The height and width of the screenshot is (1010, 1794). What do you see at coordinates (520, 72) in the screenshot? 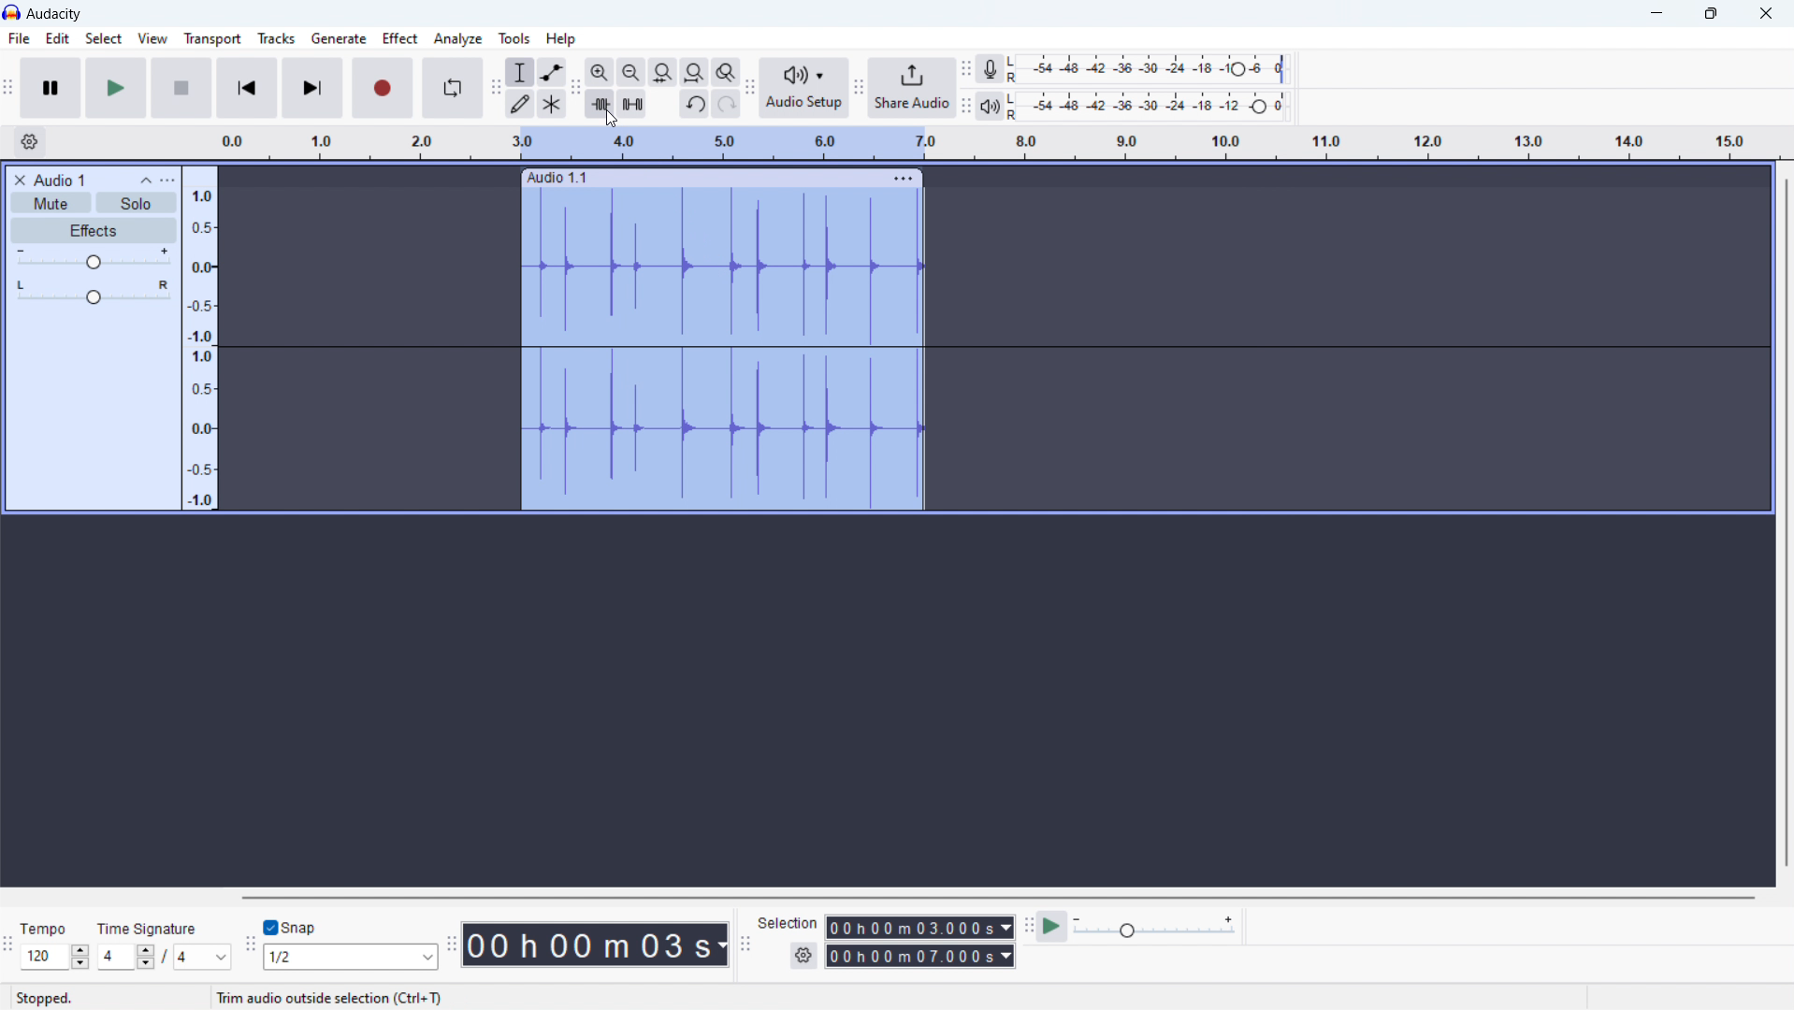
I see `selection tool` at bounding box center [520, 72].